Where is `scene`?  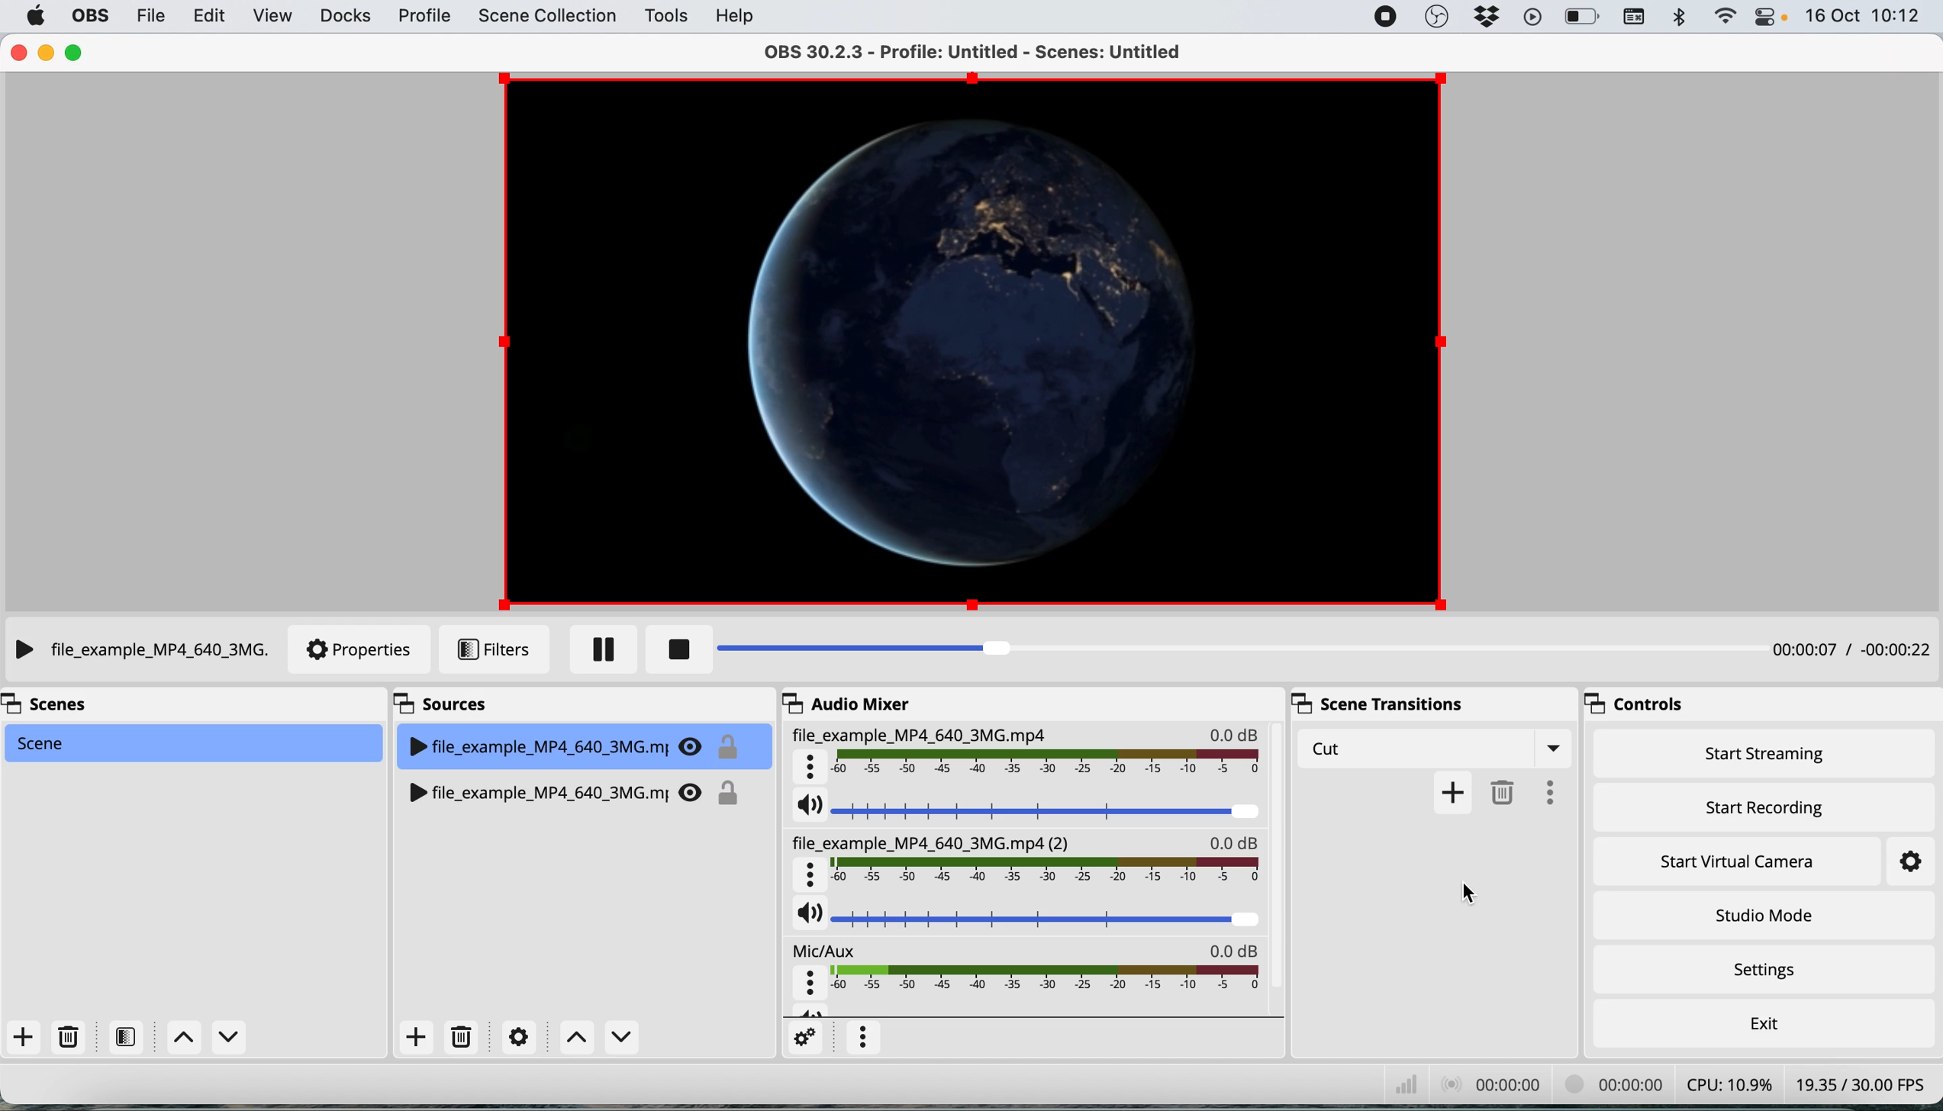
scene is located at coordinates (192, 742).